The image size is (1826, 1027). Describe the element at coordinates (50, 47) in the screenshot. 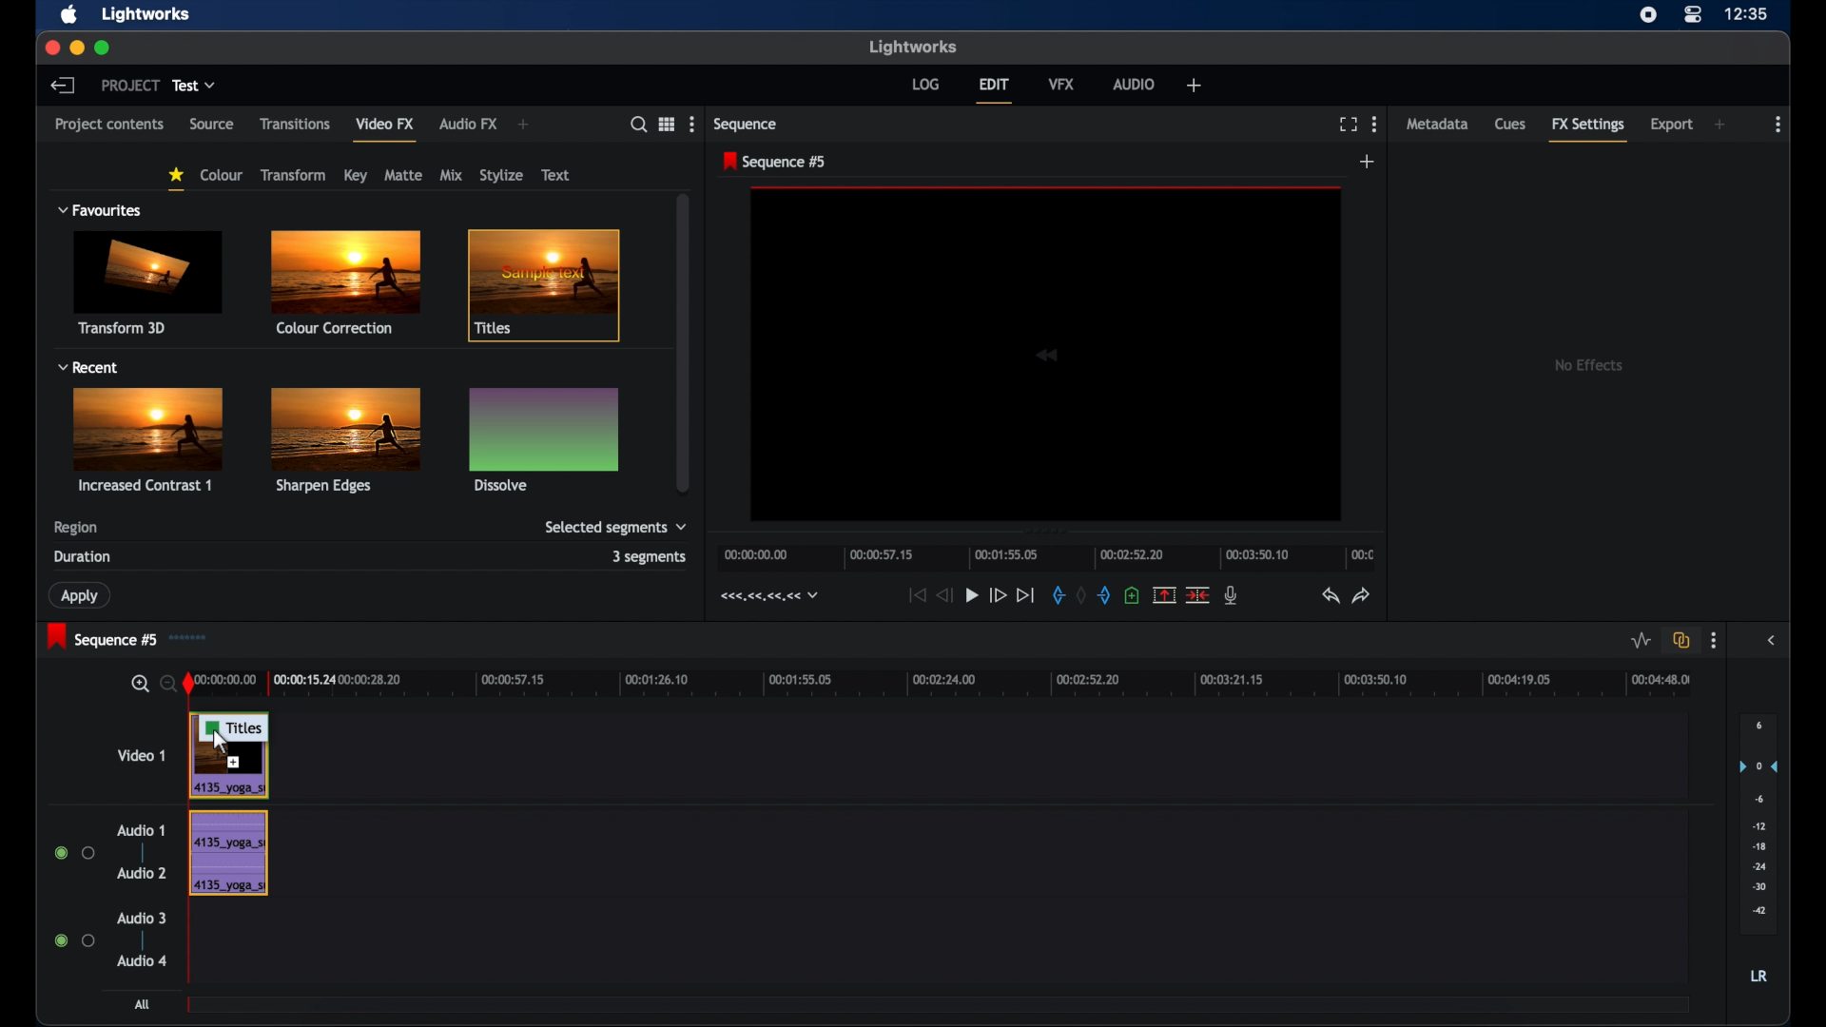

I see `close` at that location.